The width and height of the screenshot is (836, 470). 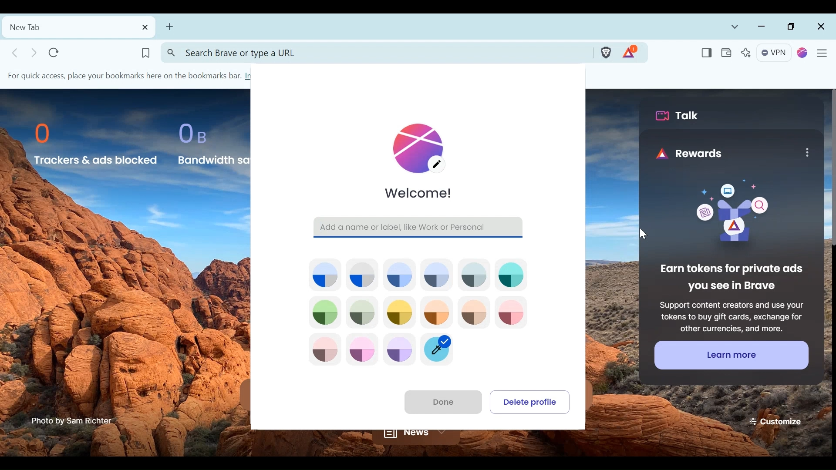 I want to click on Theme, so click(x=324, y=274).